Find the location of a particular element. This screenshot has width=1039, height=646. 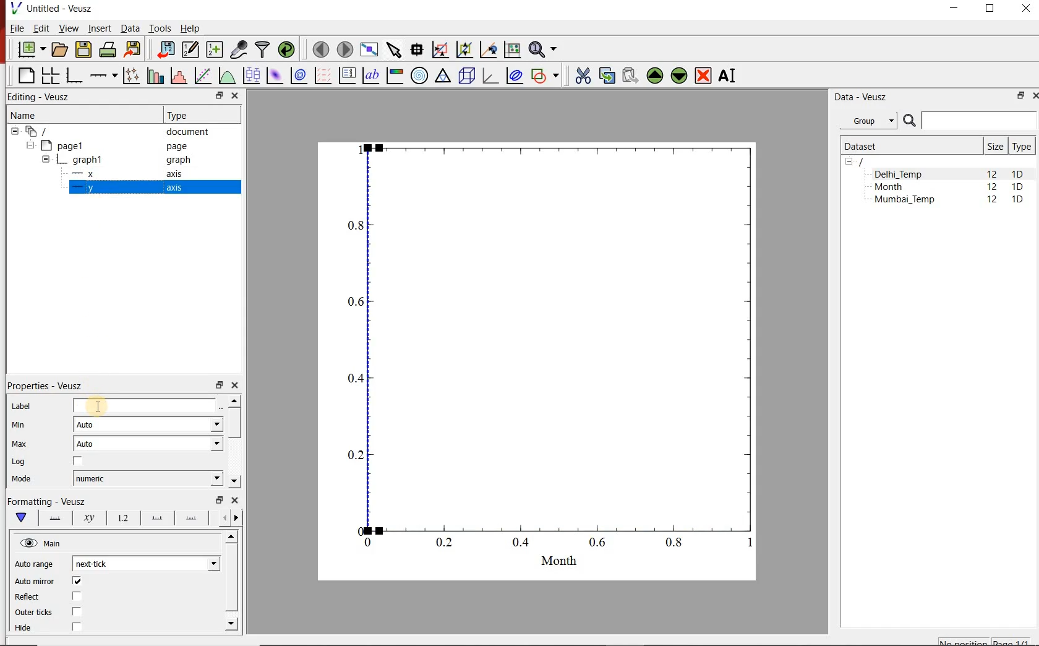

3d graph is located at coordinates (489, 75).